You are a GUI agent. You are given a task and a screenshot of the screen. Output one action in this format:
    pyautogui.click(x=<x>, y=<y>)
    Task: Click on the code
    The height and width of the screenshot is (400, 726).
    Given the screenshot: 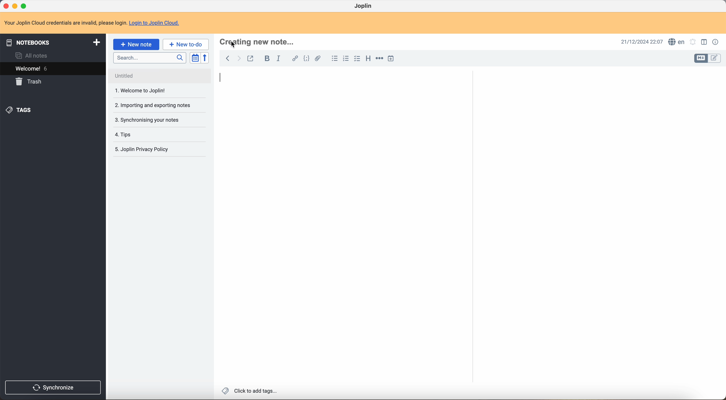 What is the action you would take?
    pyautogui.click(x=307, y=59)
    